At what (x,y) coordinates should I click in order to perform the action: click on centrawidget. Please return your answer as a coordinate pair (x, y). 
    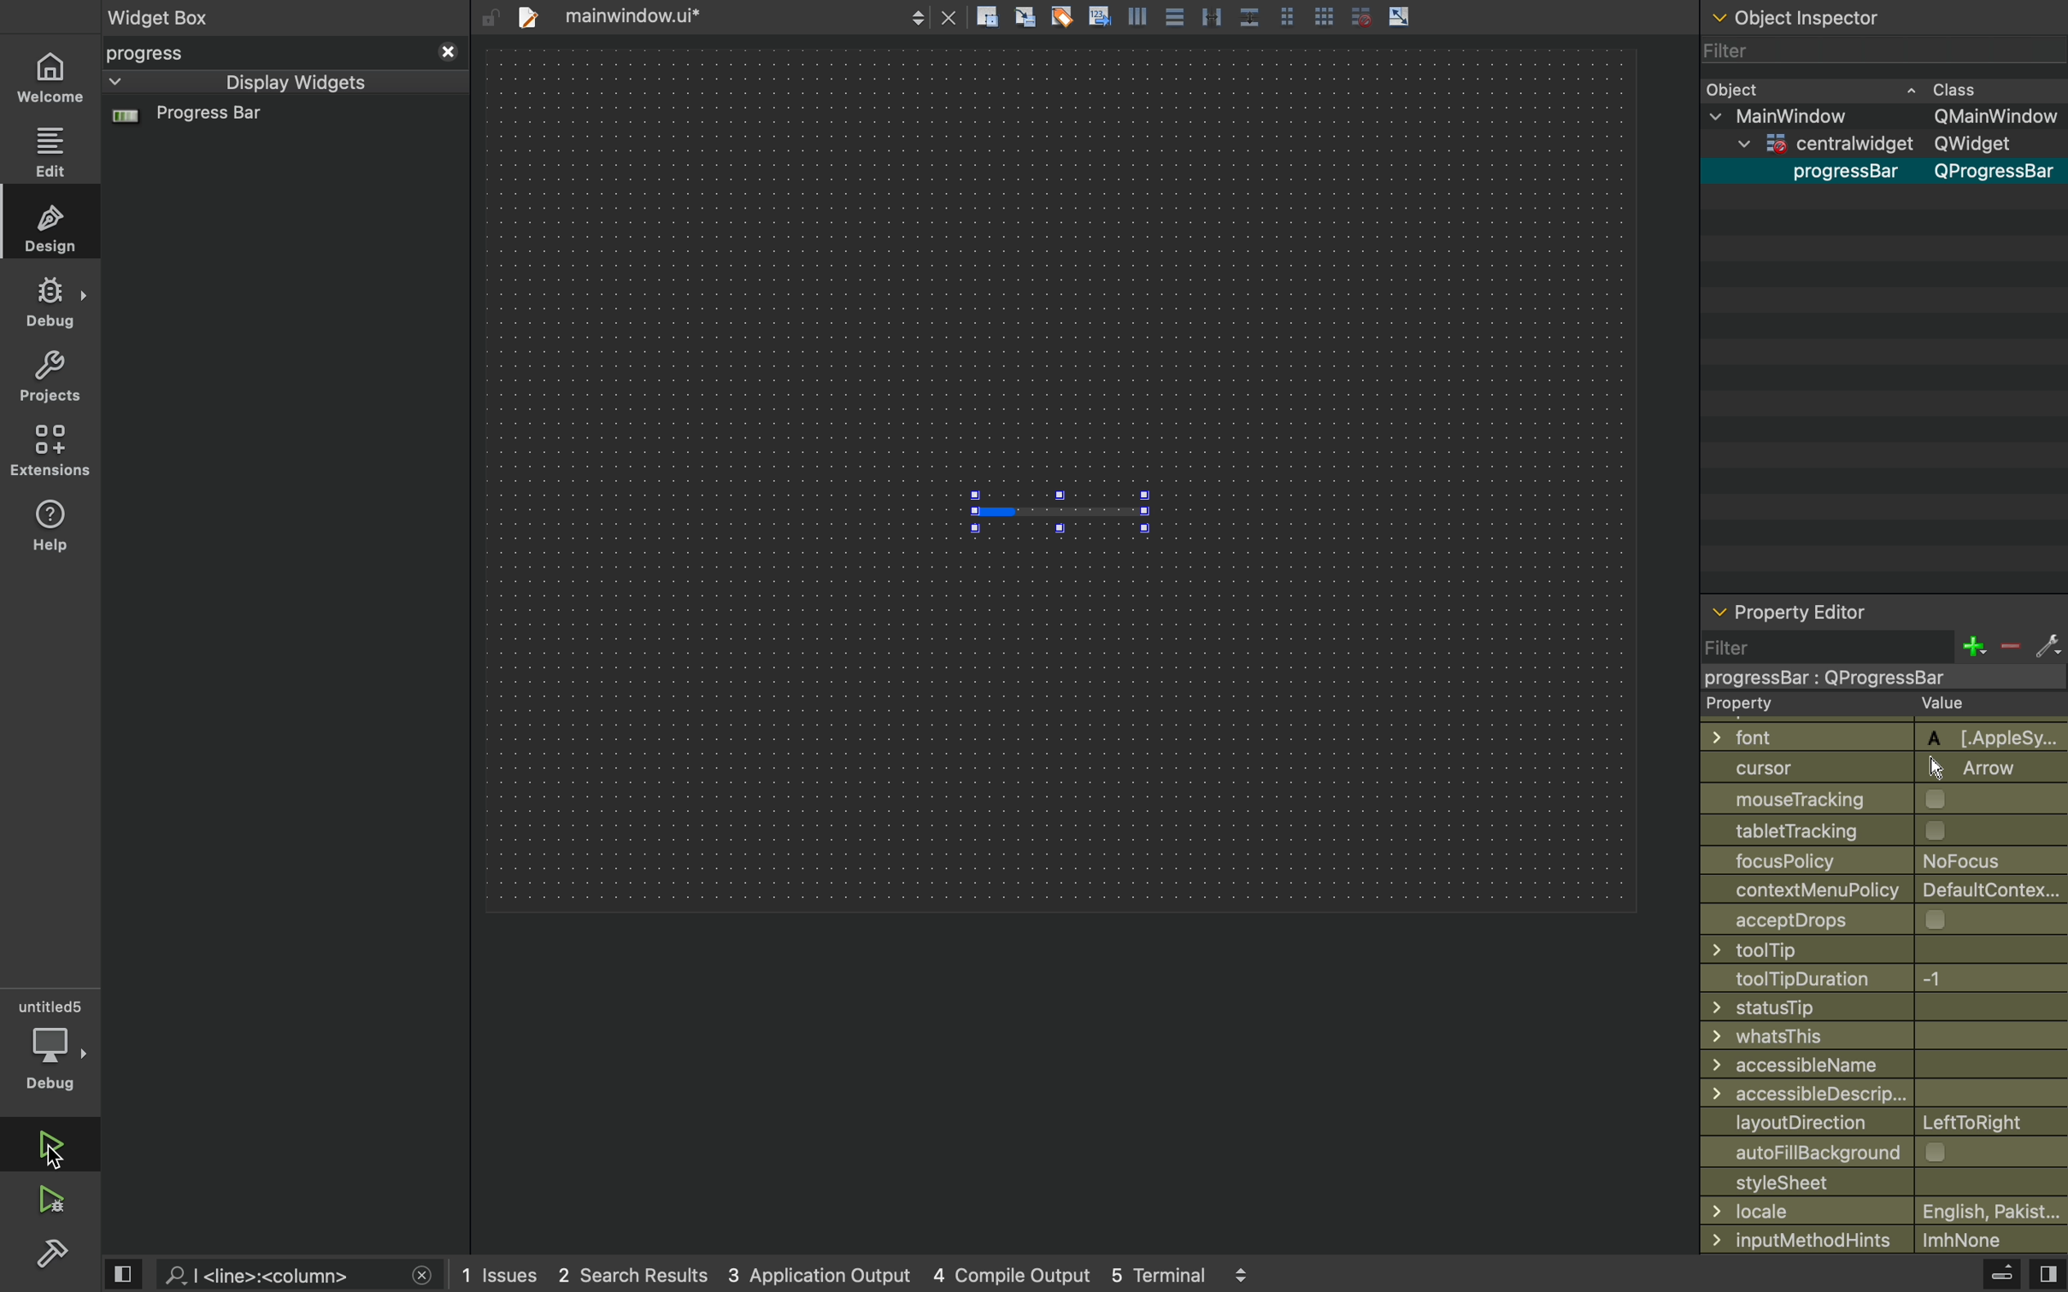
    Looking at the image, I should click on (1876, 145).